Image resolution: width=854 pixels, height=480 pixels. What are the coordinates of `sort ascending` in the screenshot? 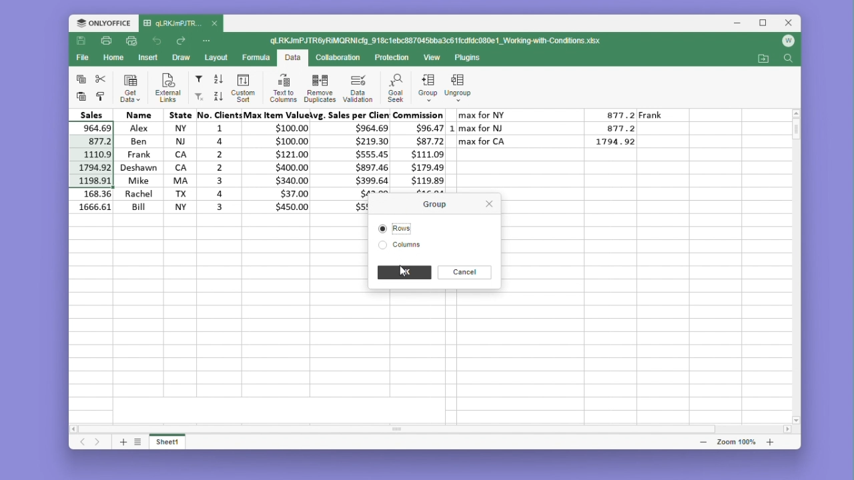 It's located at (219, 79).